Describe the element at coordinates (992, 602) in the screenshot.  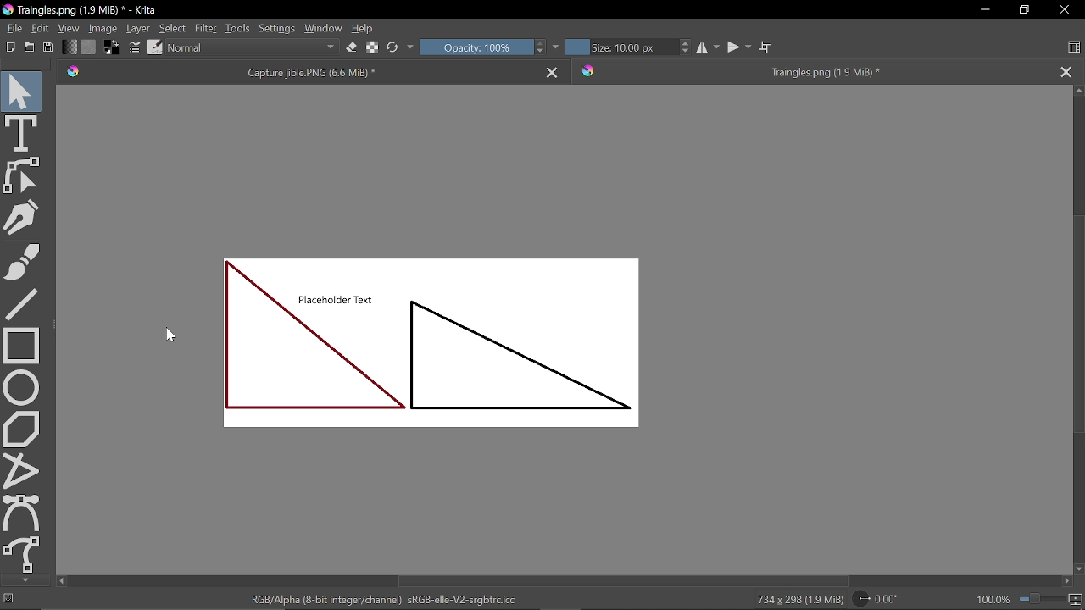
I see `100` at that location.